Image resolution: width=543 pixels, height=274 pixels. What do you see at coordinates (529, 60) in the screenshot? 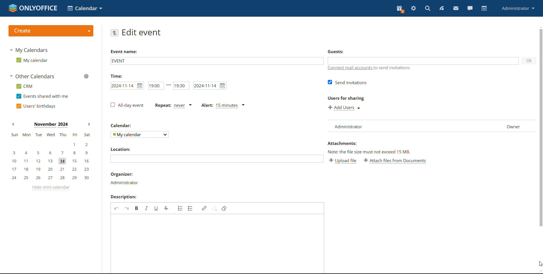
I see `ok` at bounding box center [529, 60].